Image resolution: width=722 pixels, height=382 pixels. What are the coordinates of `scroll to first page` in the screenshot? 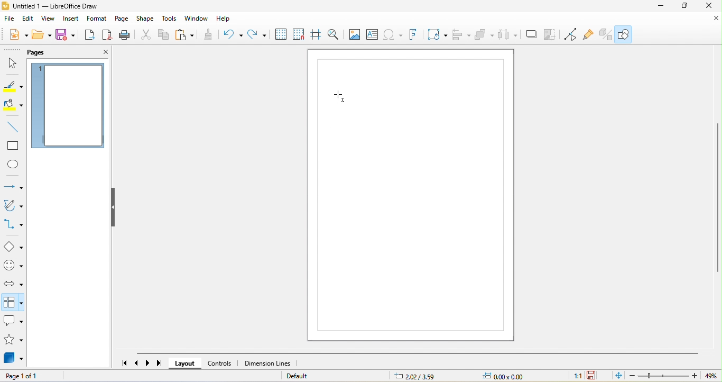 It's located at (123, 363).